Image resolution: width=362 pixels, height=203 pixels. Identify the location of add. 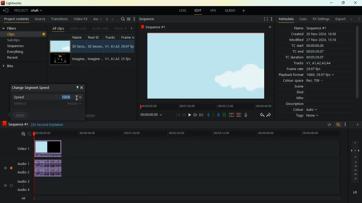
(246, 11).